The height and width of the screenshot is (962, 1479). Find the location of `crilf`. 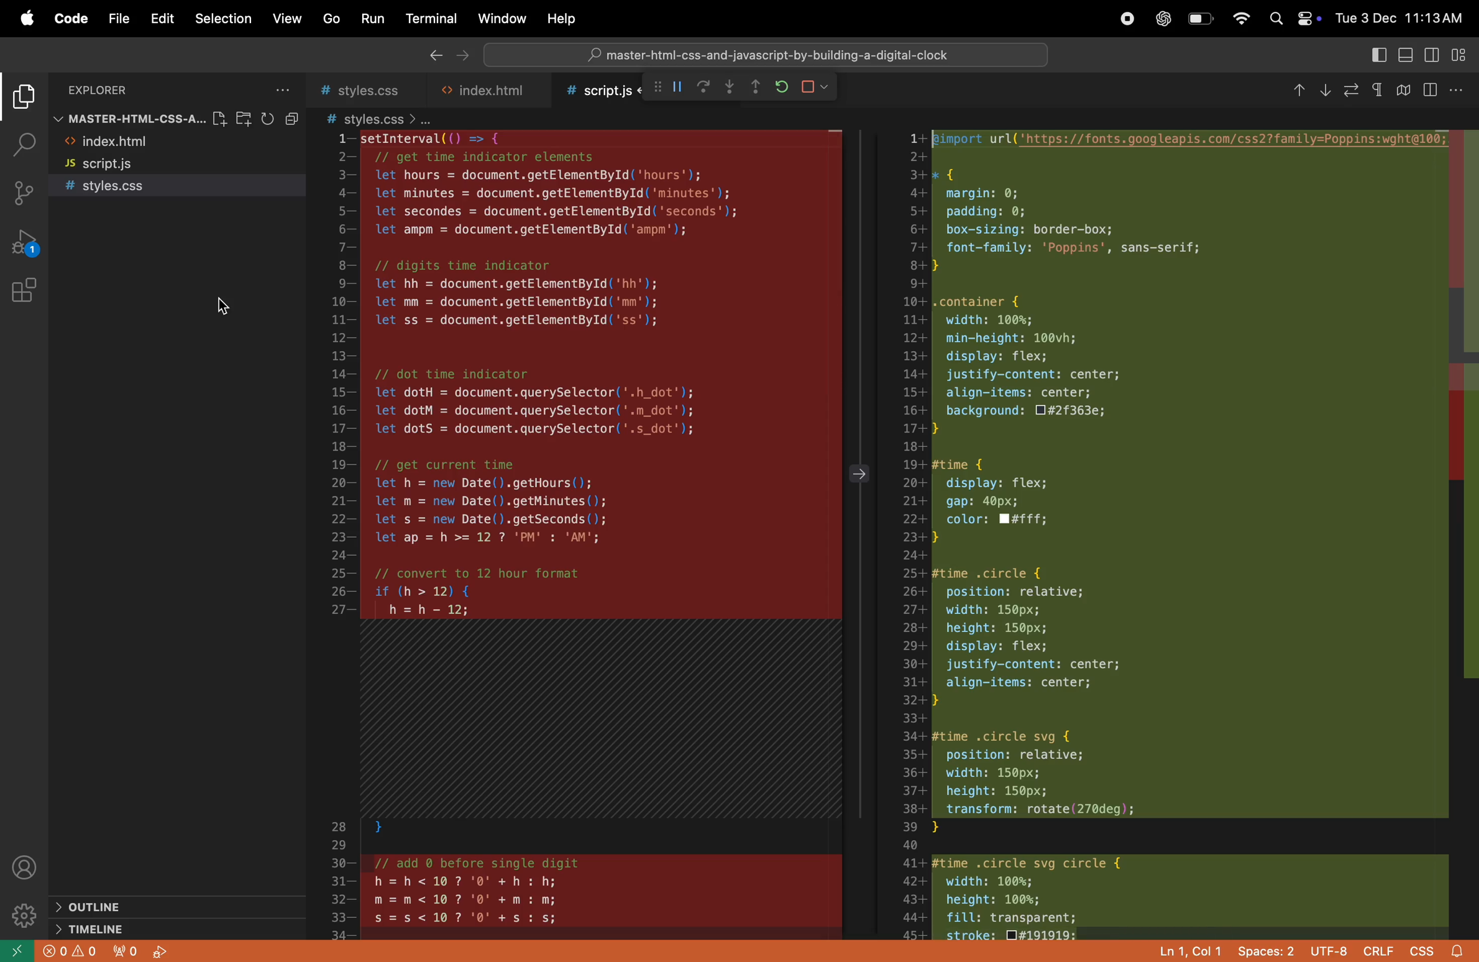

crilf is located at coordinates (1378, 951).